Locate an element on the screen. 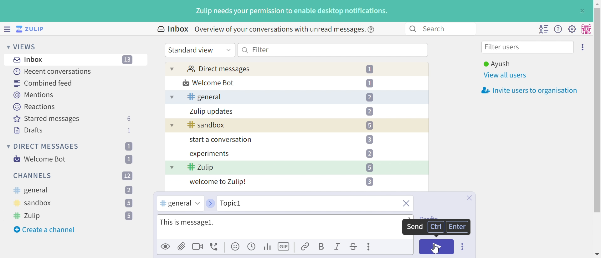 The image size is (601, 258). 12 is located at coordinates (127, 175).